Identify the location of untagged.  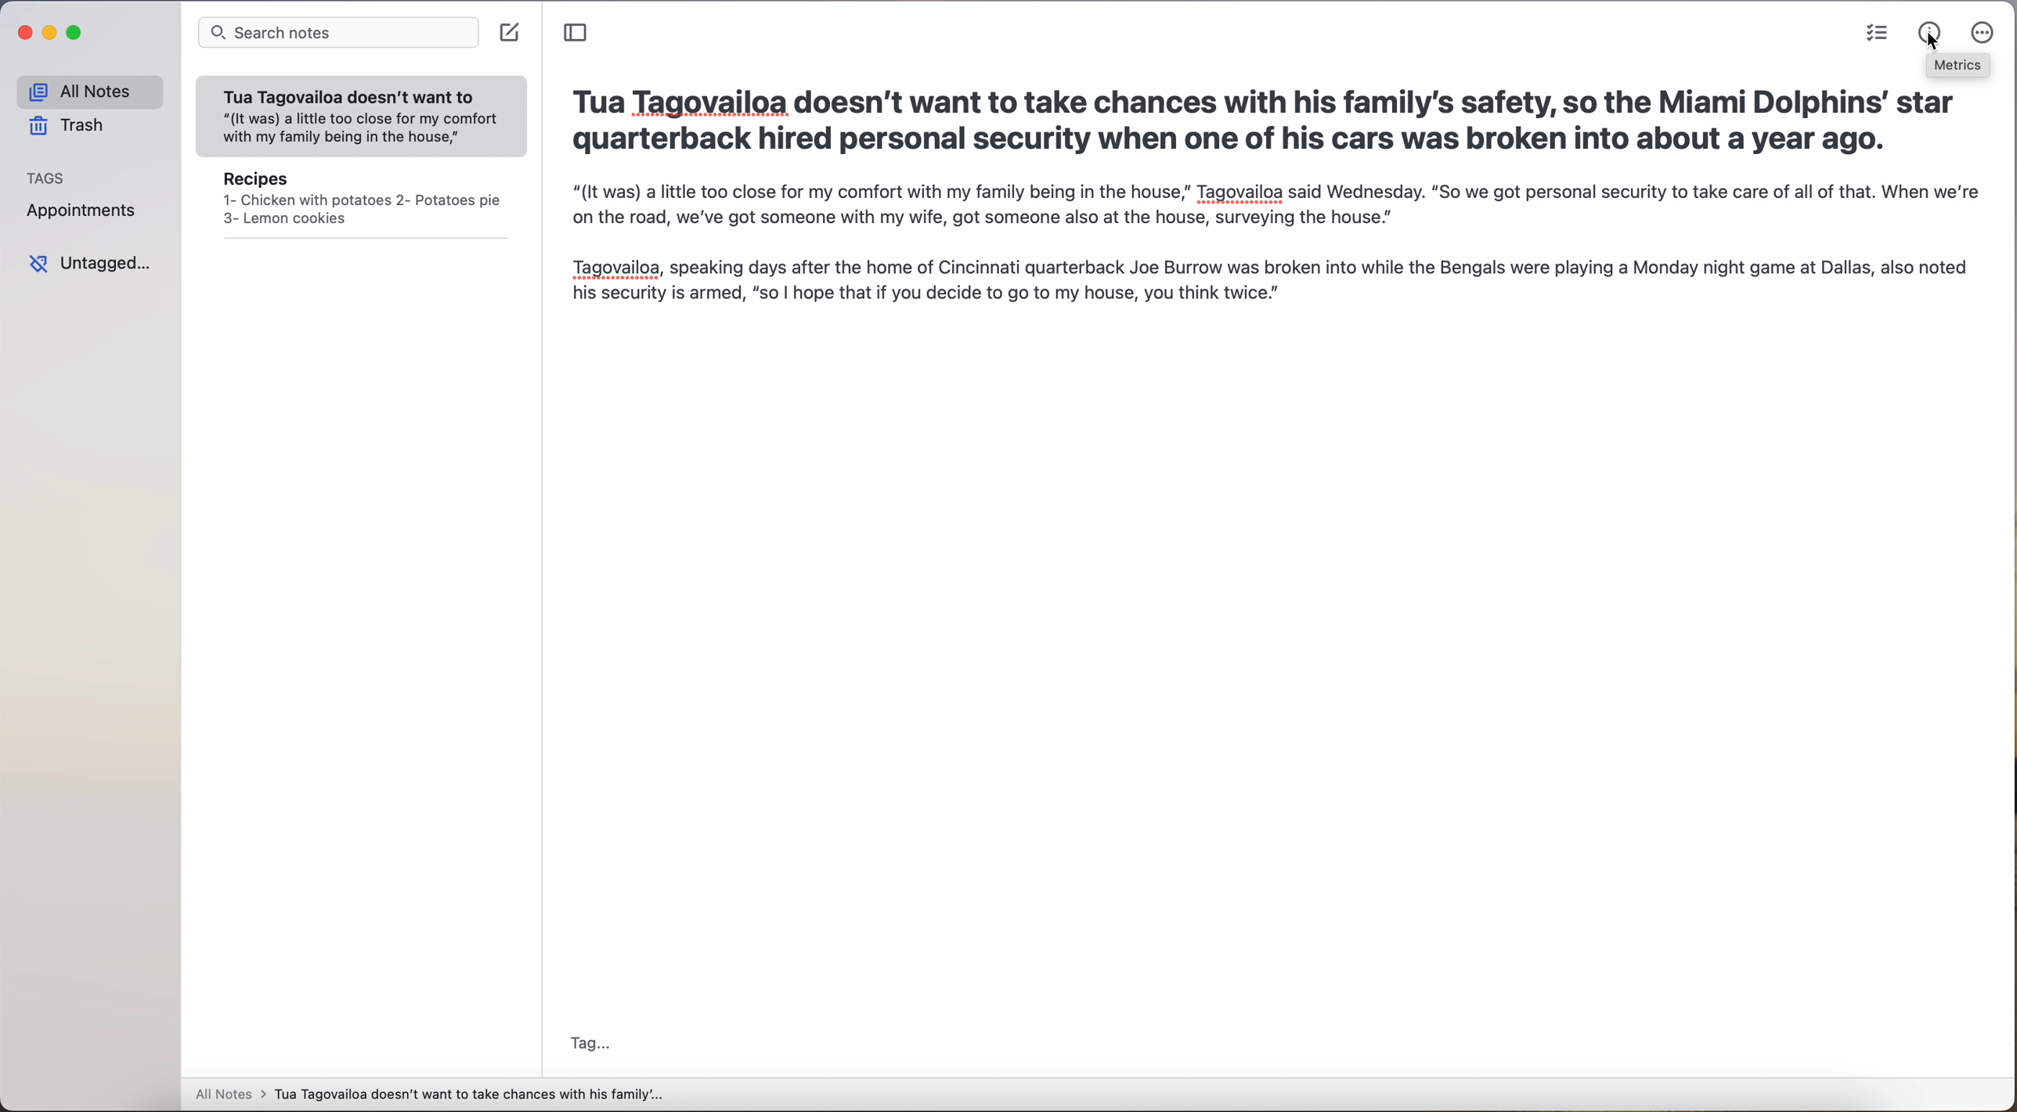
(89, 263).